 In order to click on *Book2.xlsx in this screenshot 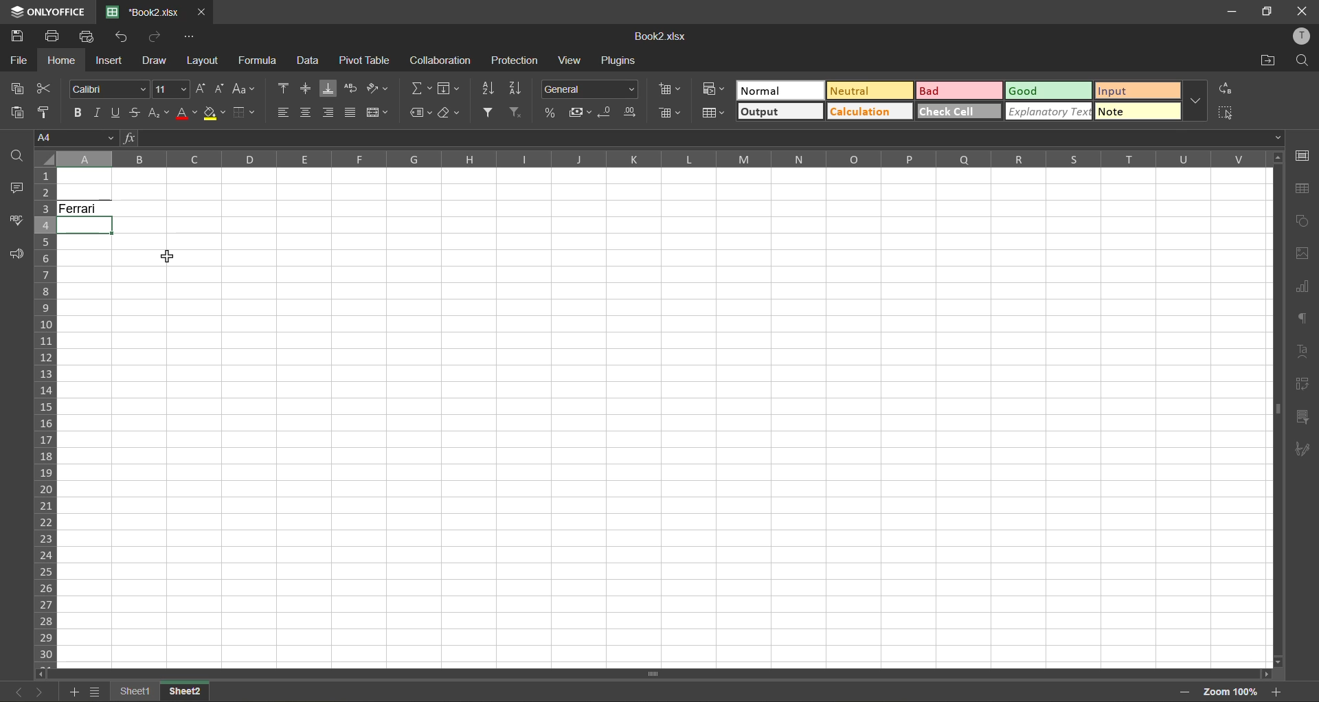, I will do `click(145, 11)`.